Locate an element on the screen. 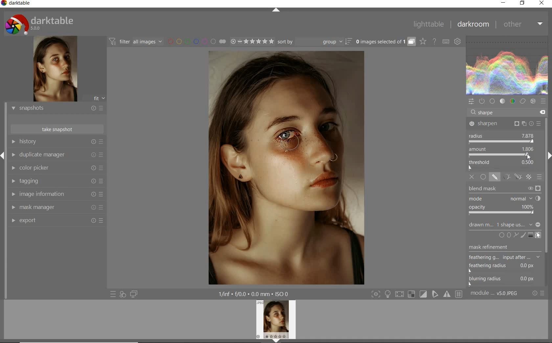 This screenshot has width=552, height=343. BLURING RADIUS is located at coordinates (504, 280).